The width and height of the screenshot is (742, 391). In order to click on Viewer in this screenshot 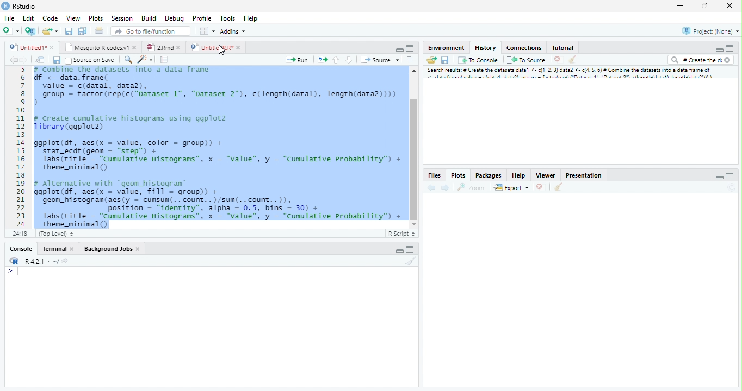, I will do `click(545, 175)`.